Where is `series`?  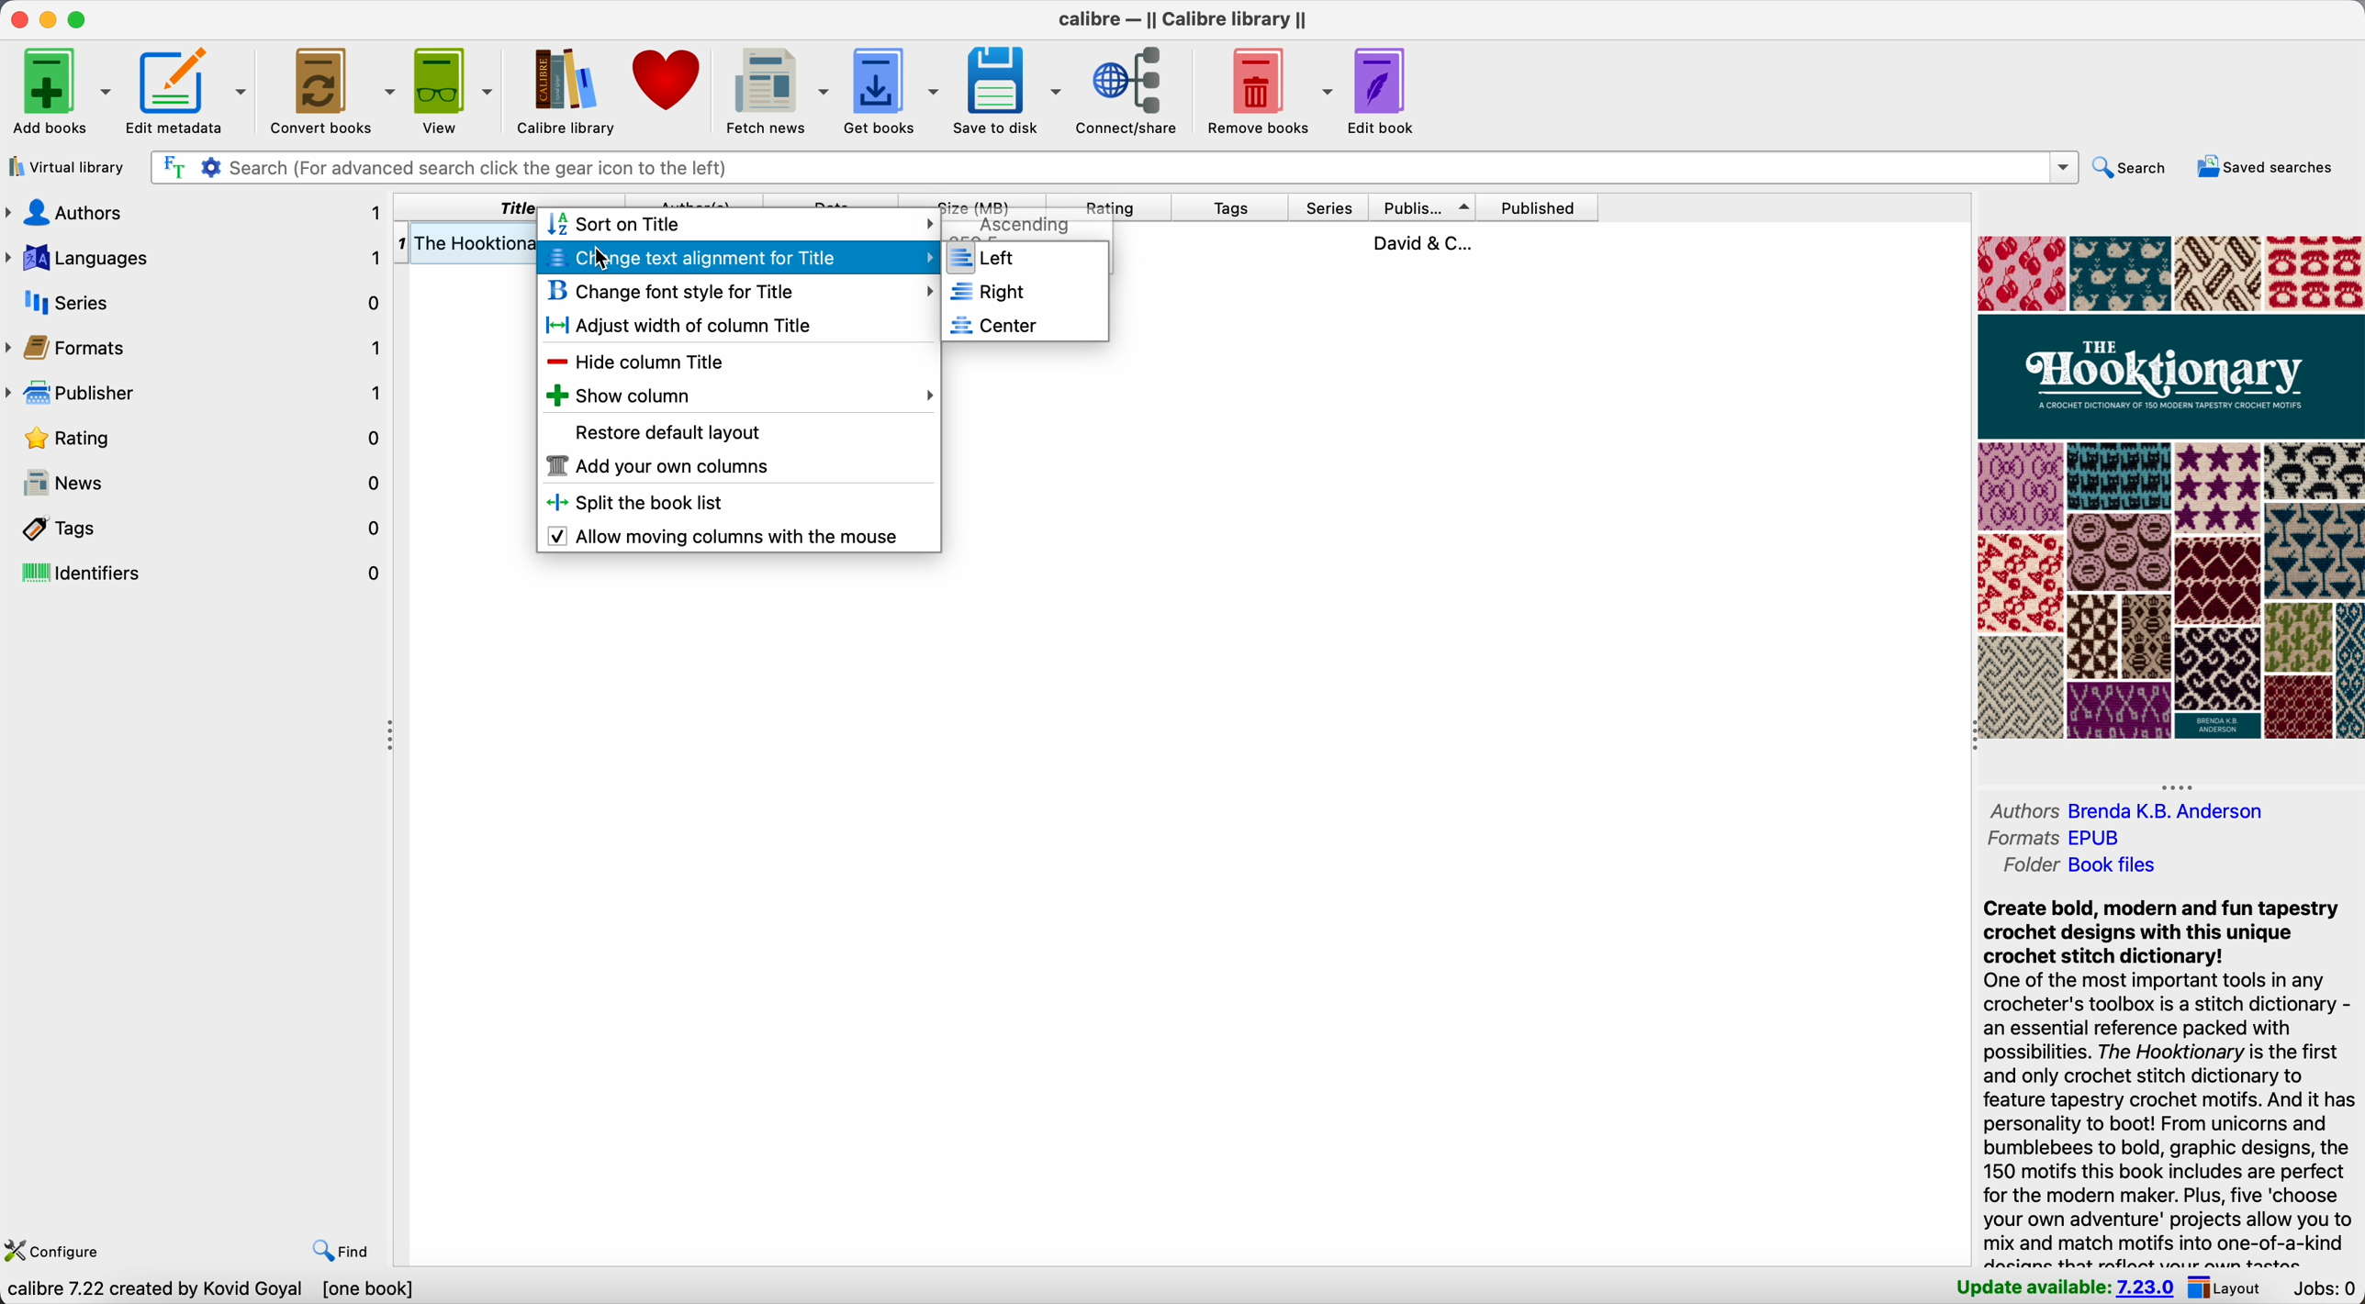
series is located at coordinates (196, 302).